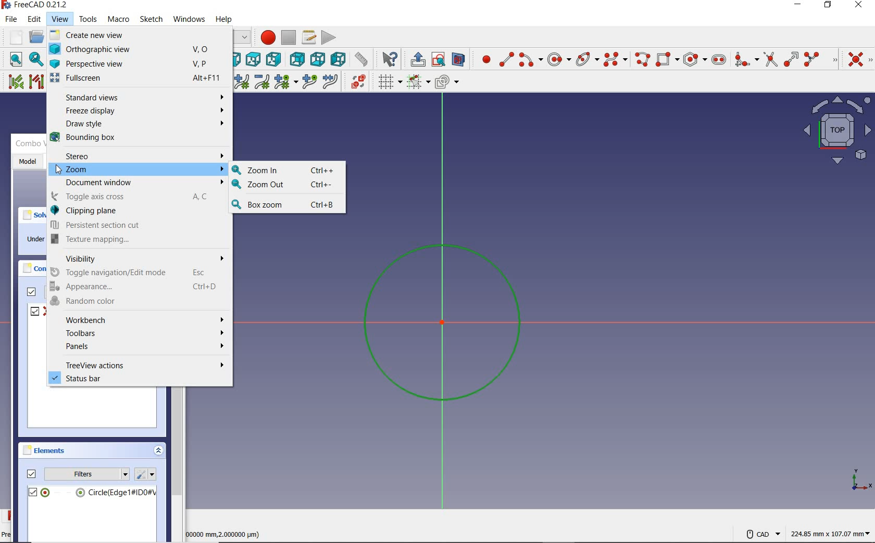  What do you see at coordinates (443, 324) in the screenshot?
I see `sketch zoomed in` at bounding box center [443, 324].